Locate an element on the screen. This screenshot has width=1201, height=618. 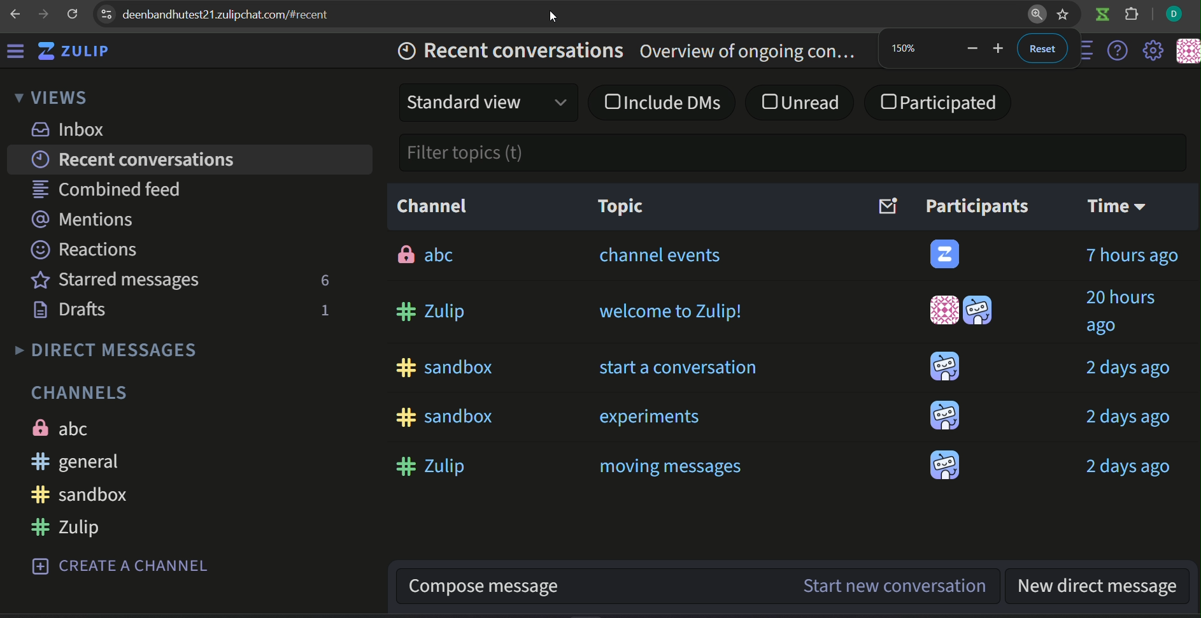
VIEWS is located at coordinates (51, 96).